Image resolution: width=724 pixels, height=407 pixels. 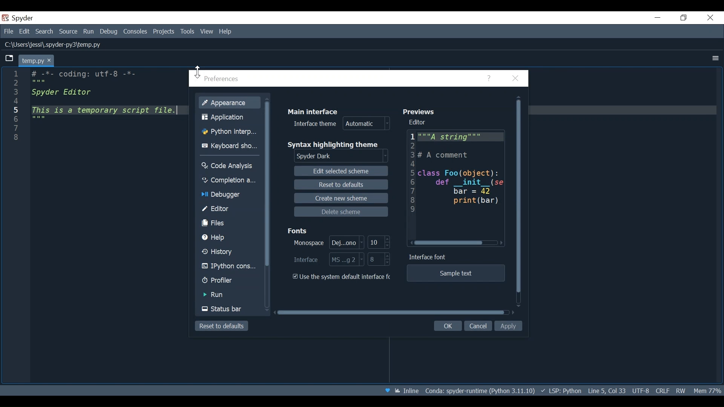 I want to click on line column, so click(x=18, y=226).